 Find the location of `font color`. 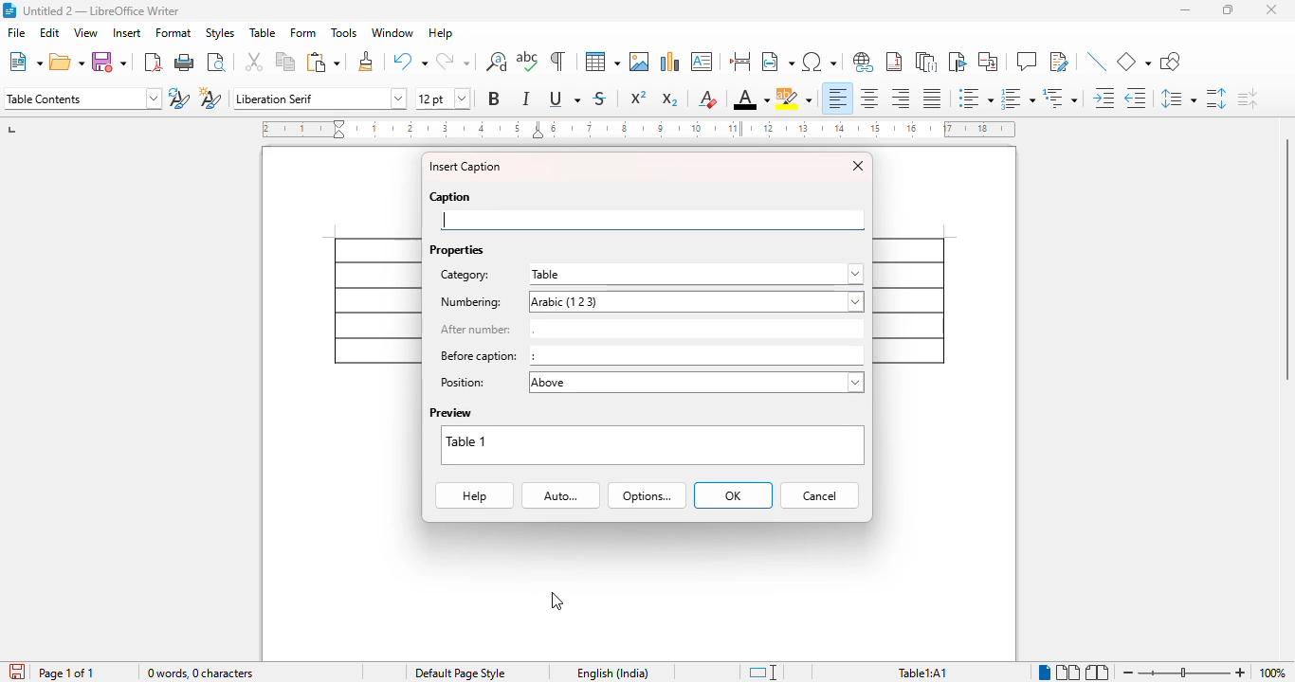

font color is located at coordinates (752, 99).